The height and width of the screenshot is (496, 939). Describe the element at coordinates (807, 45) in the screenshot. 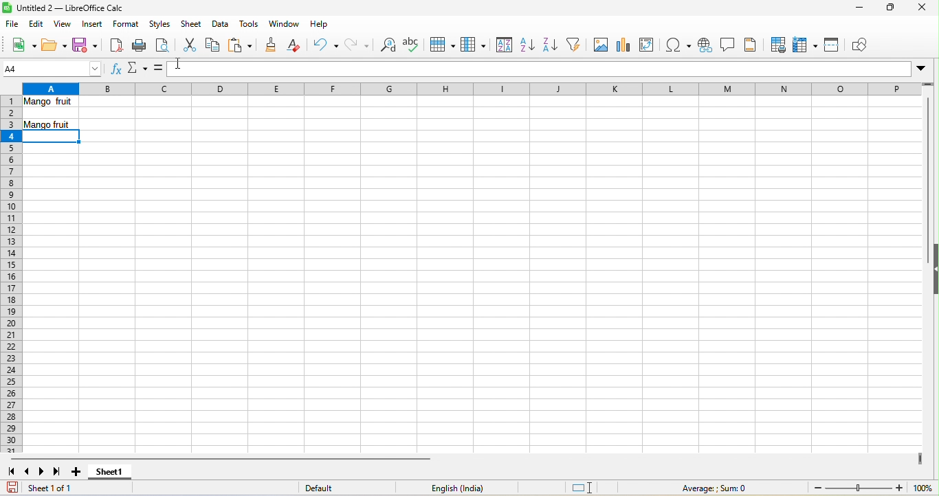

I see `freeze row and column` at that location.